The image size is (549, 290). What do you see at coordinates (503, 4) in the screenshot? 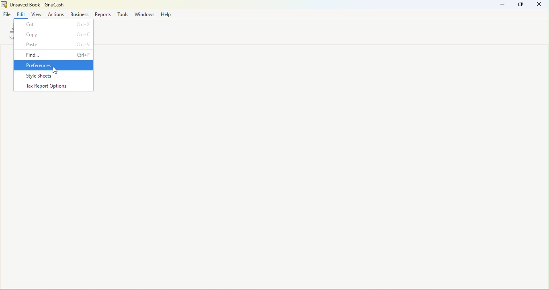
I see `Minimize` at bounding box center [503, 4].